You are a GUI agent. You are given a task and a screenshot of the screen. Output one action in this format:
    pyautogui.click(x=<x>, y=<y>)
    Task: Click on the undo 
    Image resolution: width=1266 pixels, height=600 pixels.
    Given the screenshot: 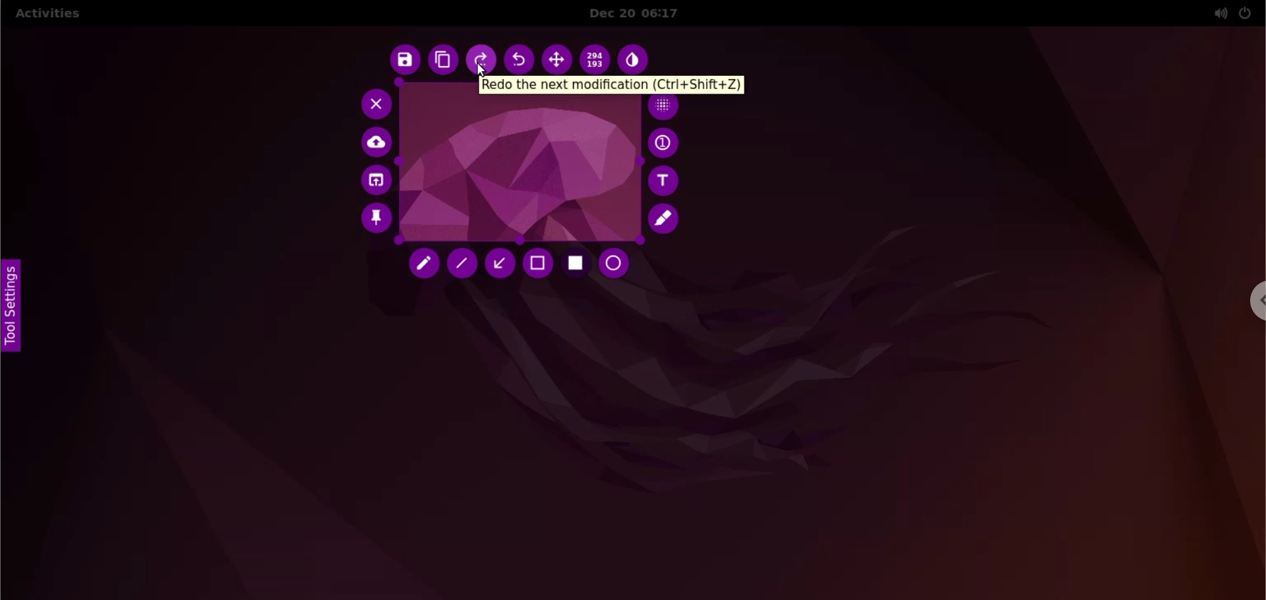 What is the action you would take?
    pyautogui.click(x=520, y=60)
    